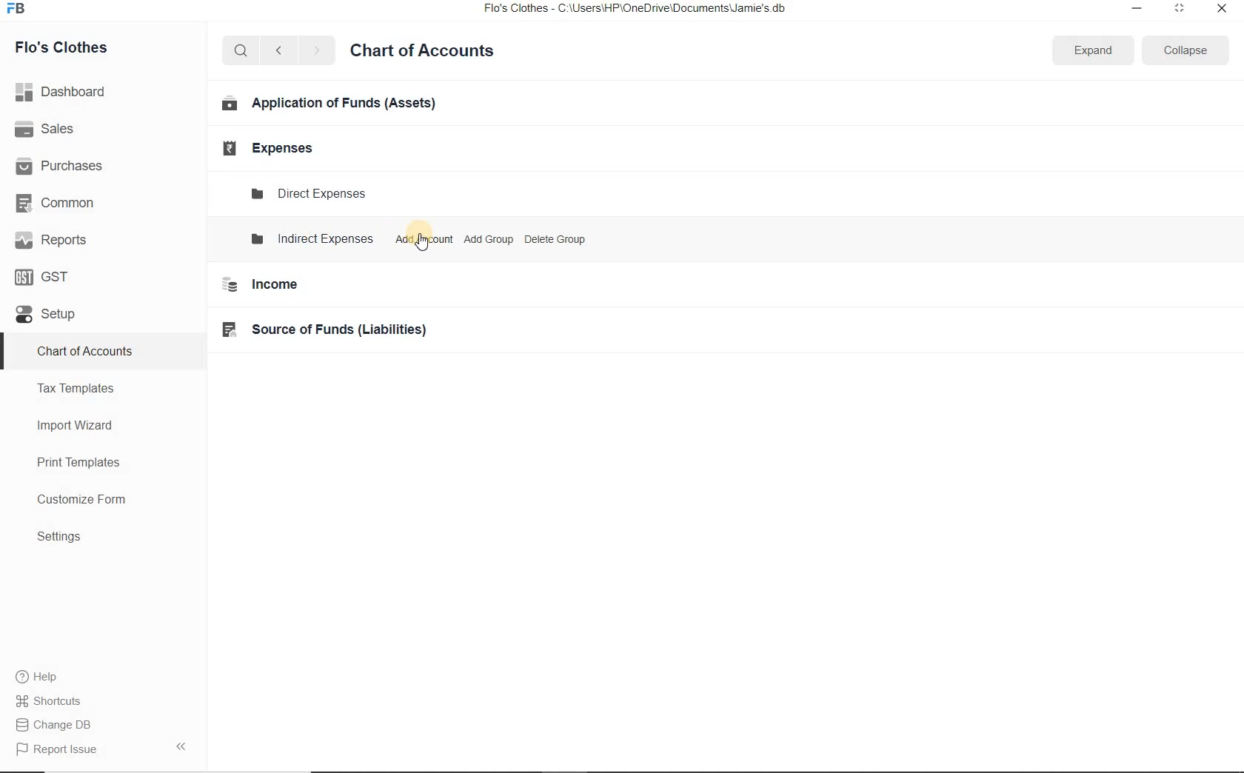  What do you see at coordinates (60, 202) in the screenshot?
I see `Common` at bounding box center [60, 202].